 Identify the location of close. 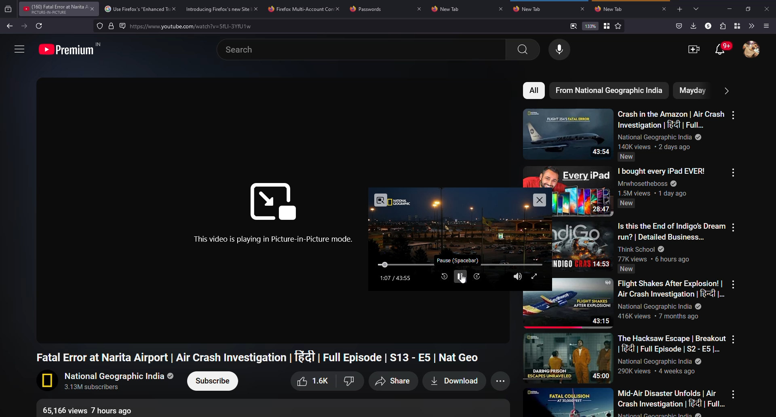
(501, 8).